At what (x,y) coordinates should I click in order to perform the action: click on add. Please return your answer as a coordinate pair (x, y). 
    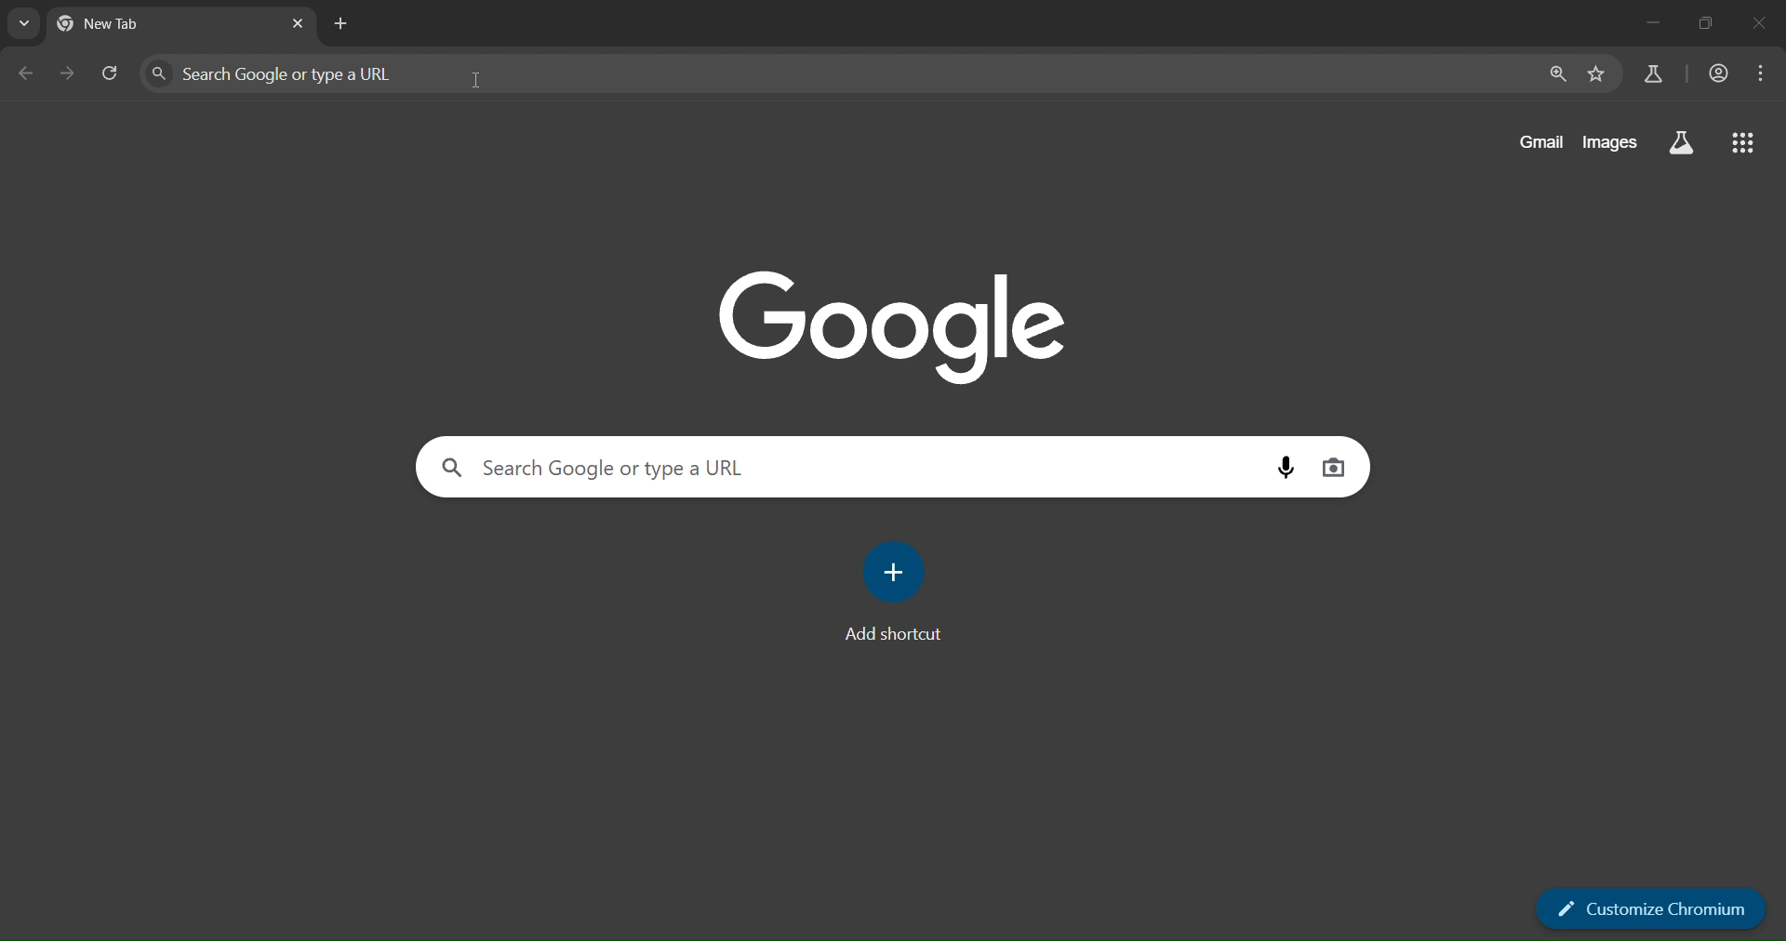
    Looking at the image, I should click on (898, 572).